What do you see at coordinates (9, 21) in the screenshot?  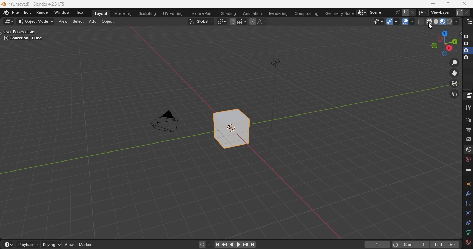 I see `editor type: 3D viewport` at bounding box center [9, 21].